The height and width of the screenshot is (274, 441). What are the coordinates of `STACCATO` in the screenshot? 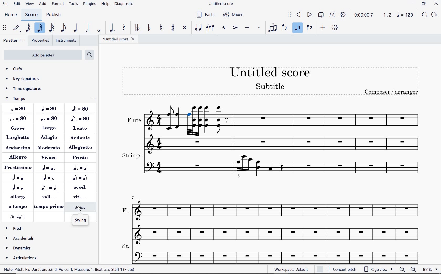 It's located at (259, 28).